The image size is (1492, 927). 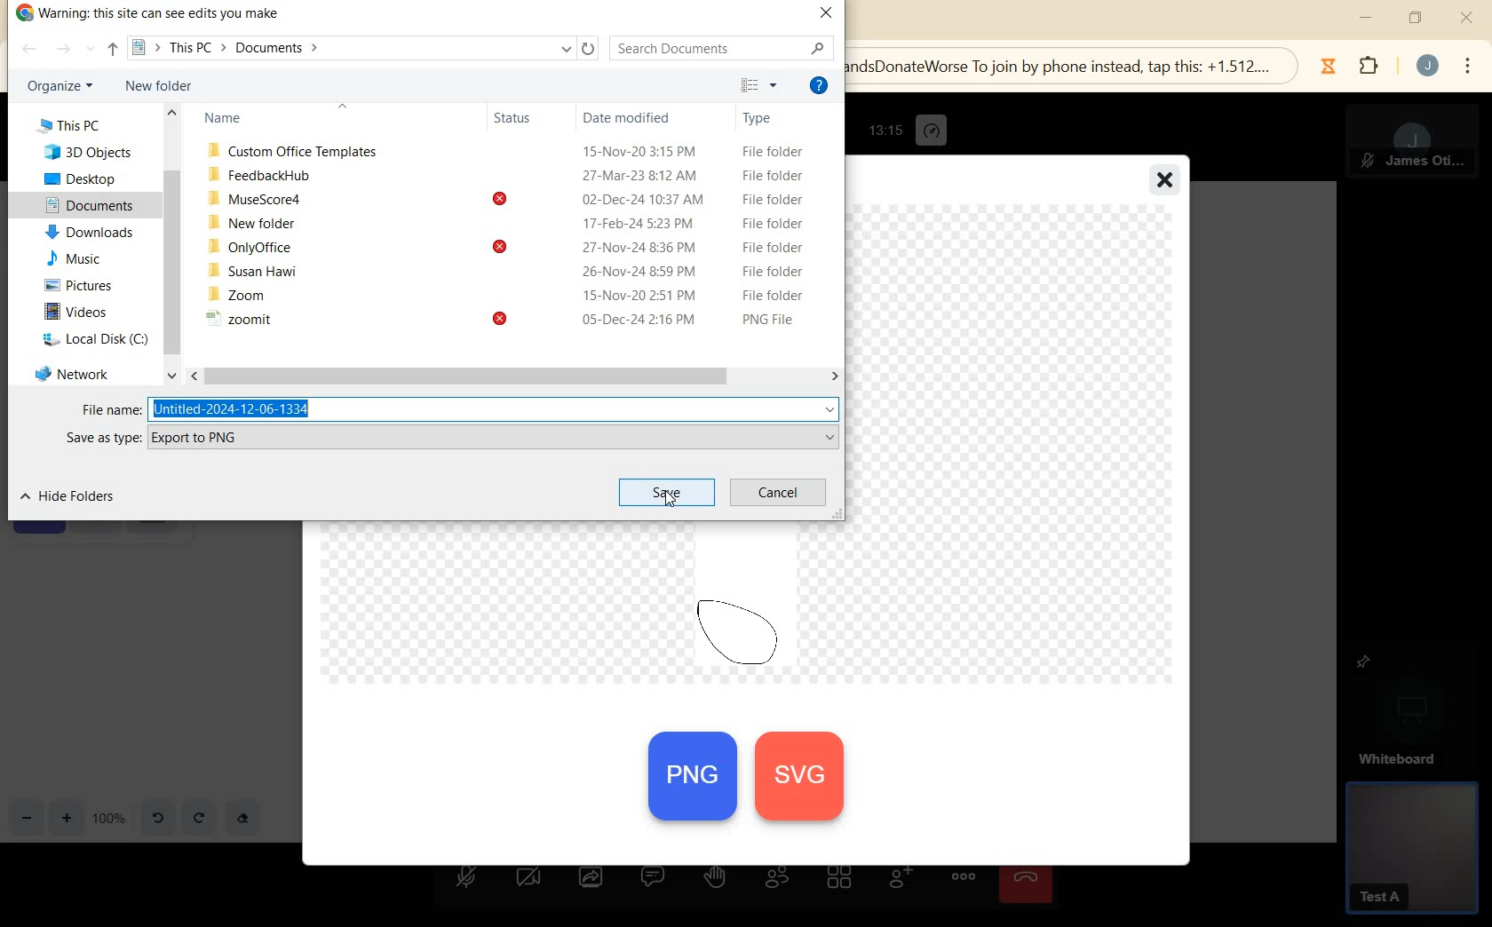 I want to click on FORWARD, so click(x=71, y=51).